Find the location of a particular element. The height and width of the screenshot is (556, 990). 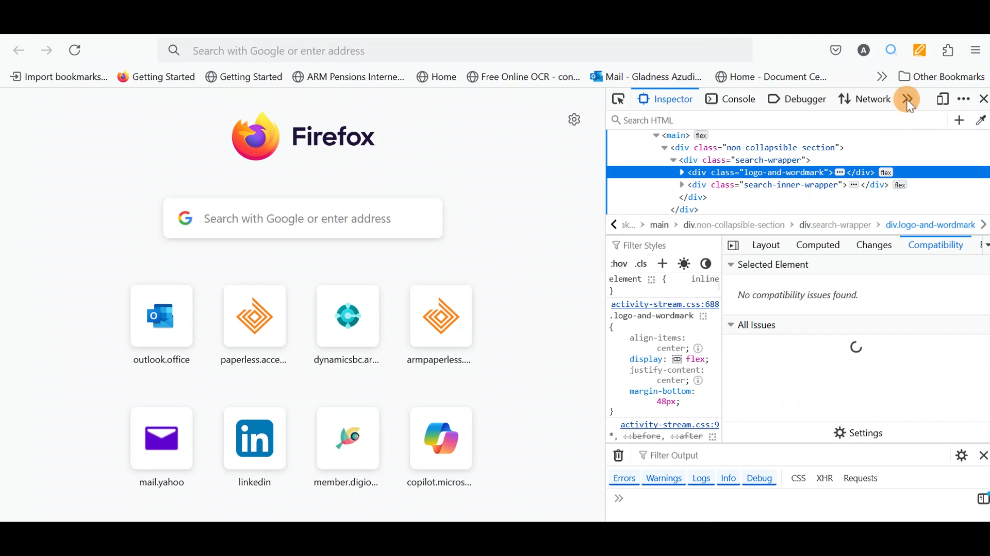

Console is located at coordinates (732, 99).